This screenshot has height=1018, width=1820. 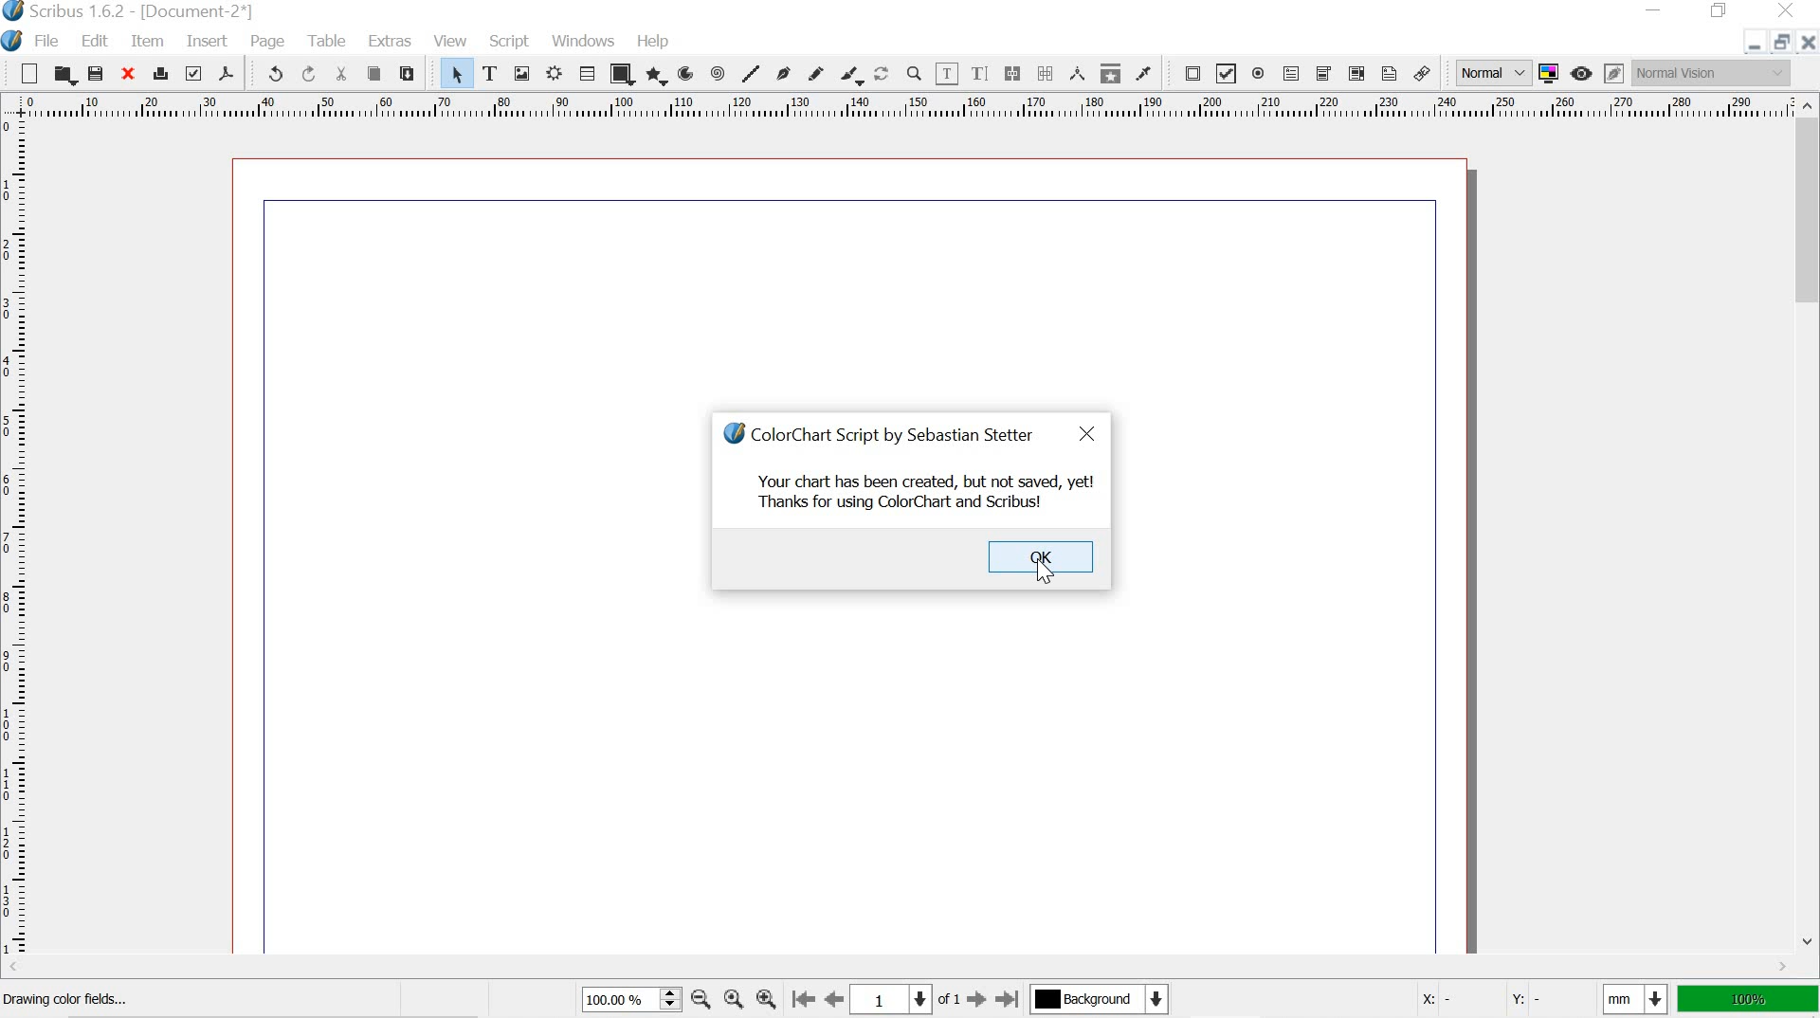 What do you see at coordinates (1809, 42) in the screenshot?
I see `close document` at bounding box center [1809, 42].